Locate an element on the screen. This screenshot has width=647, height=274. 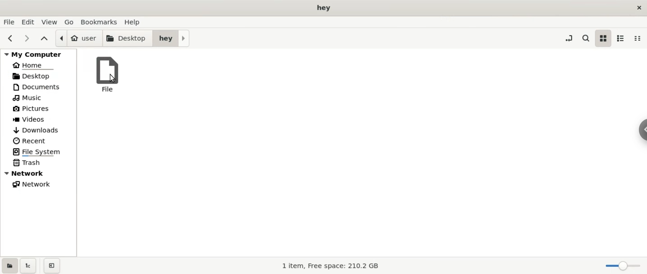
recent is located at coordinates (41, 140).